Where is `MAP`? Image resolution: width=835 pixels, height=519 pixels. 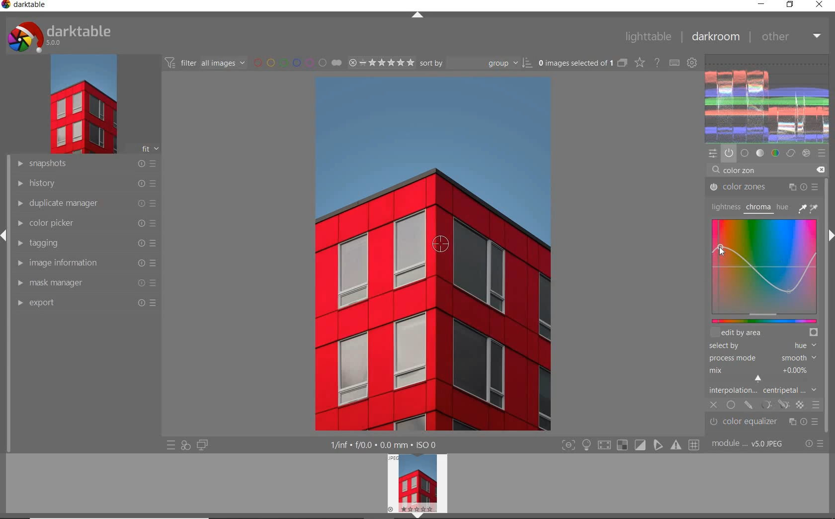 MAP is located at coordinates (767, 270).